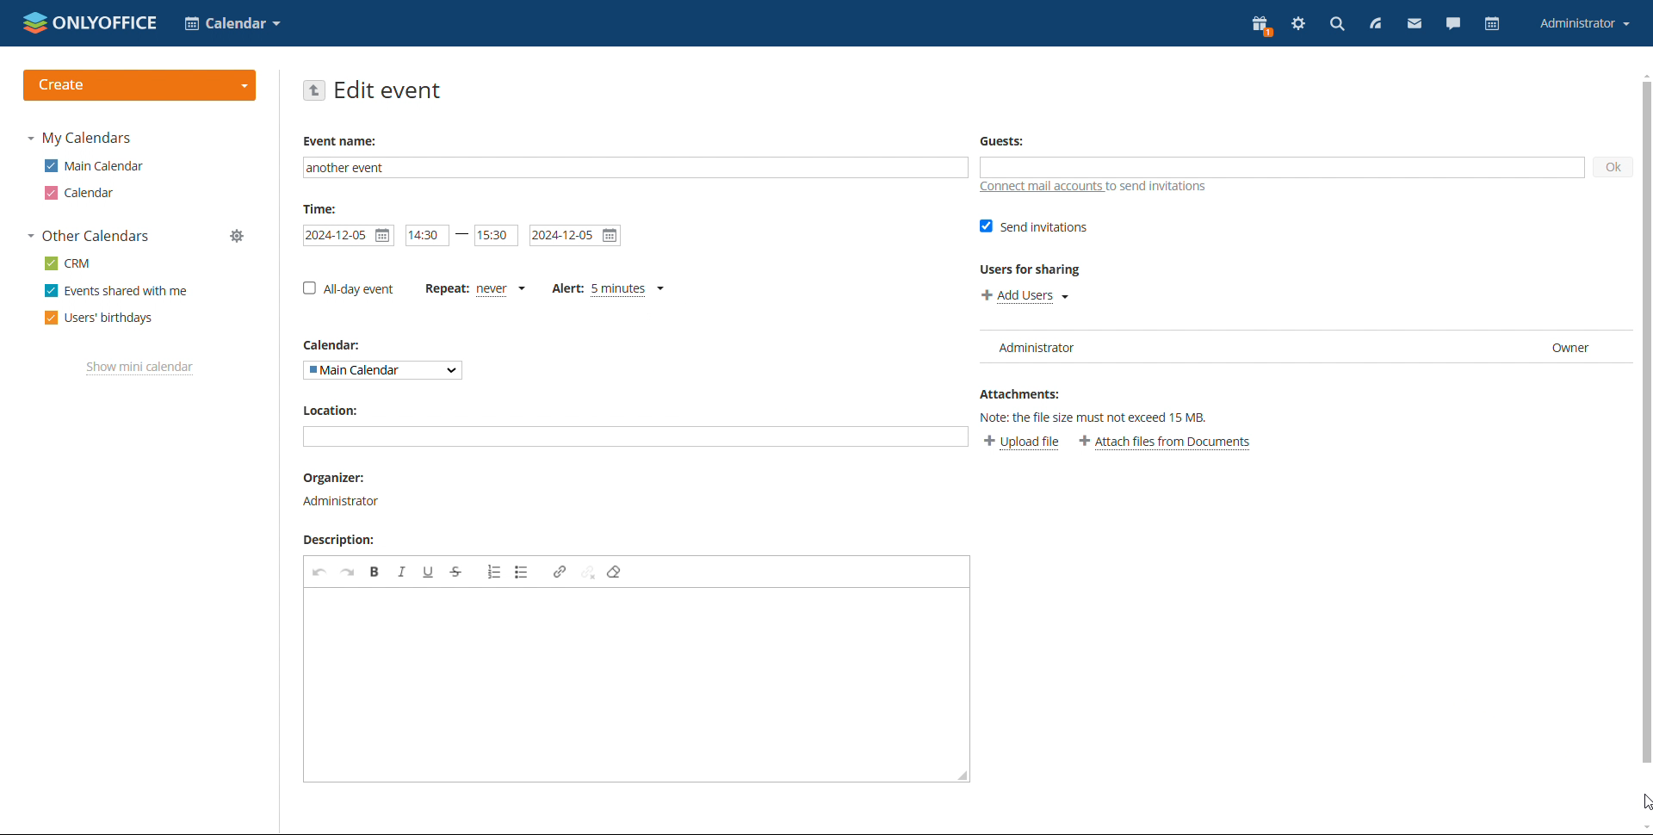  What do you see at coordinates (1093, 187) in the screenshot?
I see `connect mail accounts to send inviattion` at bounding box center [1093, 187].